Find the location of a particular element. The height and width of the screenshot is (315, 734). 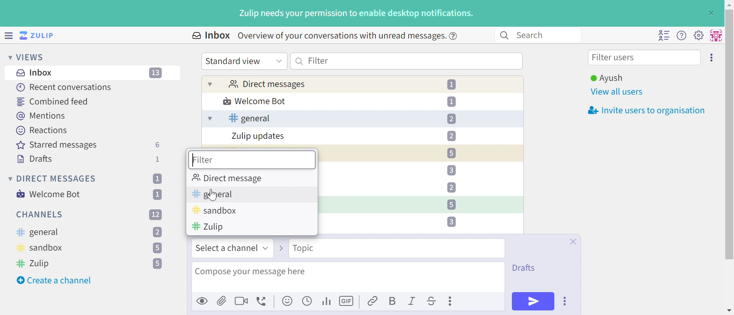

13 is located at coordinates (156, 73).